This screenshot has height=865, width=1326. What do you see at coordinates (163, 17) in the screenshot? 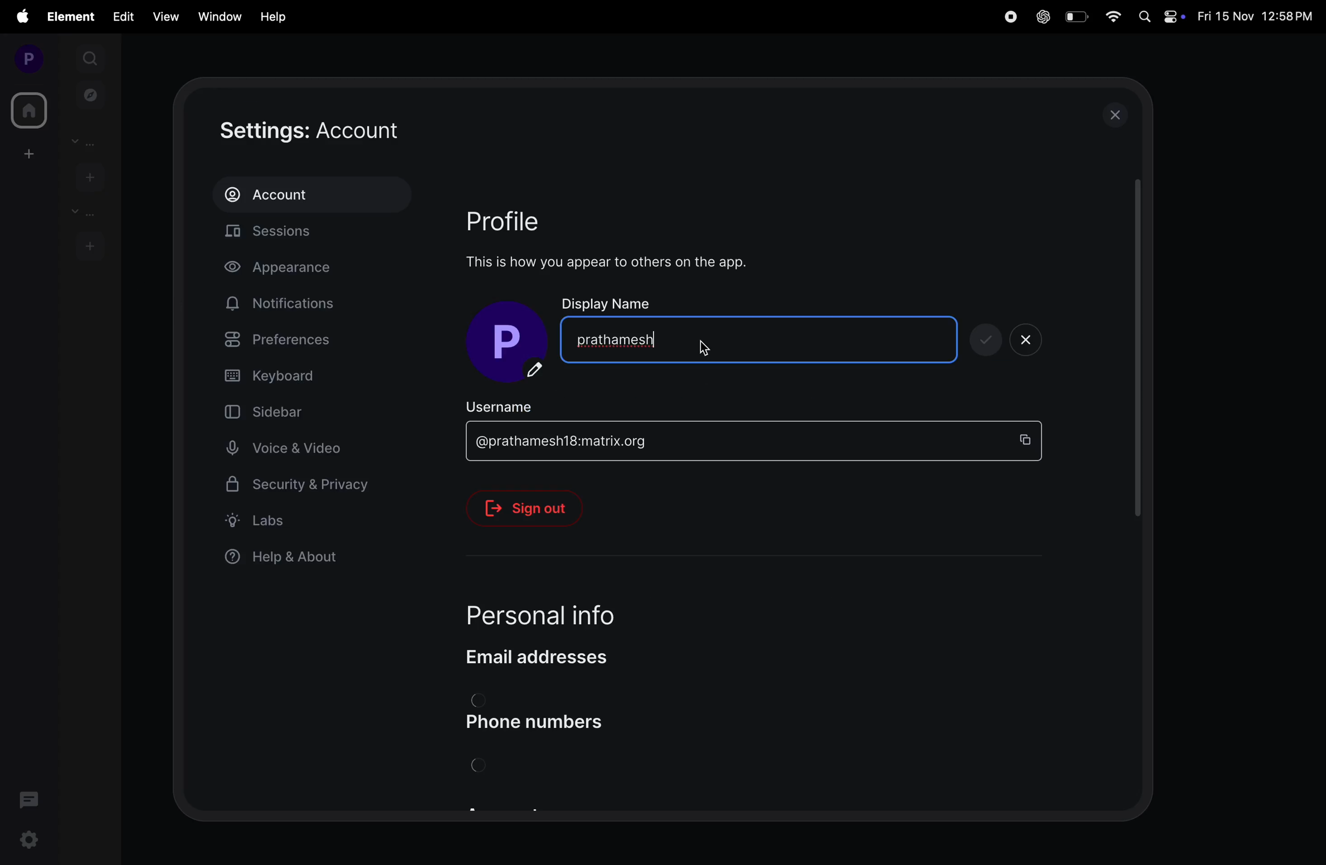
I see `view` at bounding box center [163, 17].